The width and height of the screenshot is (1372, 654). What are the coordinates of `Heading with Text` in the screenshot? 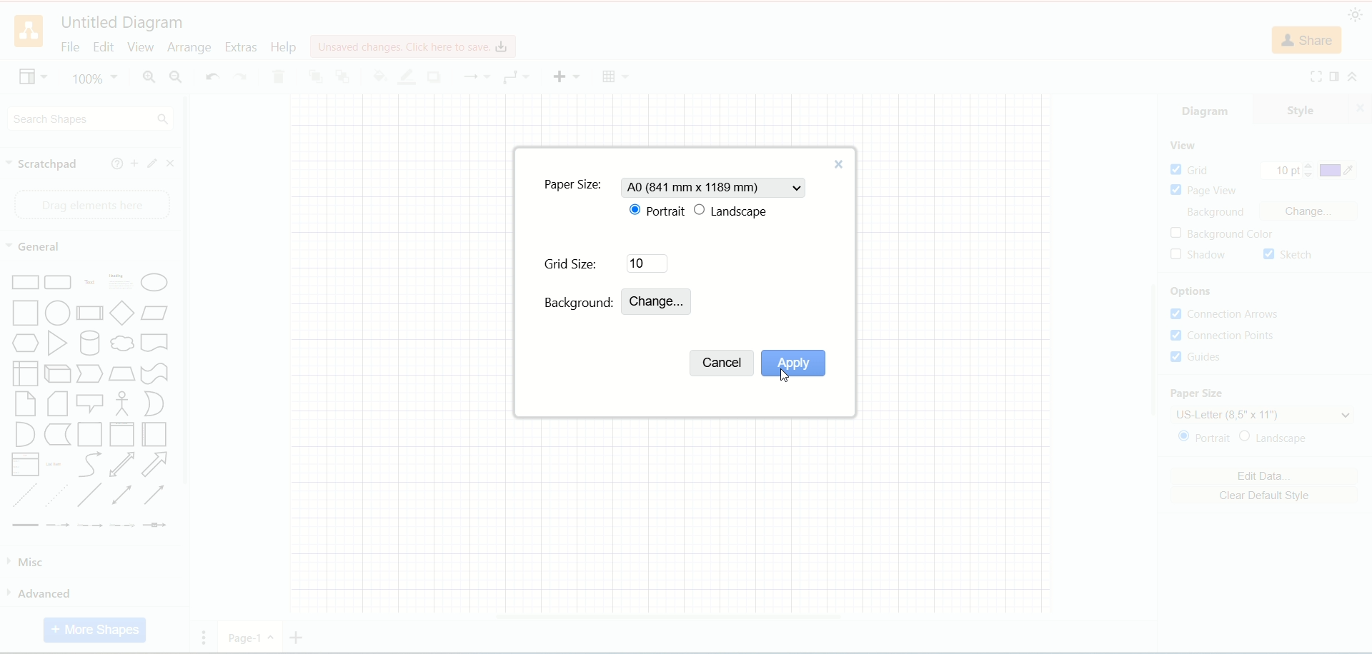 It's located at (121, 283).